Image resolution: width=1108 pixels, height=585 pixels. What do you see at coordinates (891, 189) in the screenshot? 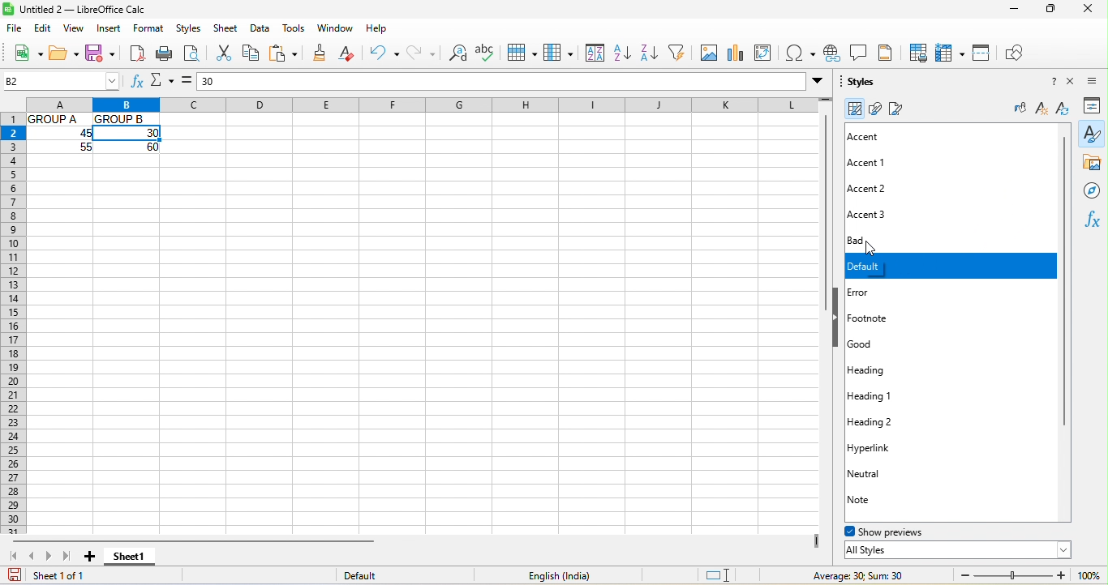
I see `accent 2` at bounding box center [891, 189].